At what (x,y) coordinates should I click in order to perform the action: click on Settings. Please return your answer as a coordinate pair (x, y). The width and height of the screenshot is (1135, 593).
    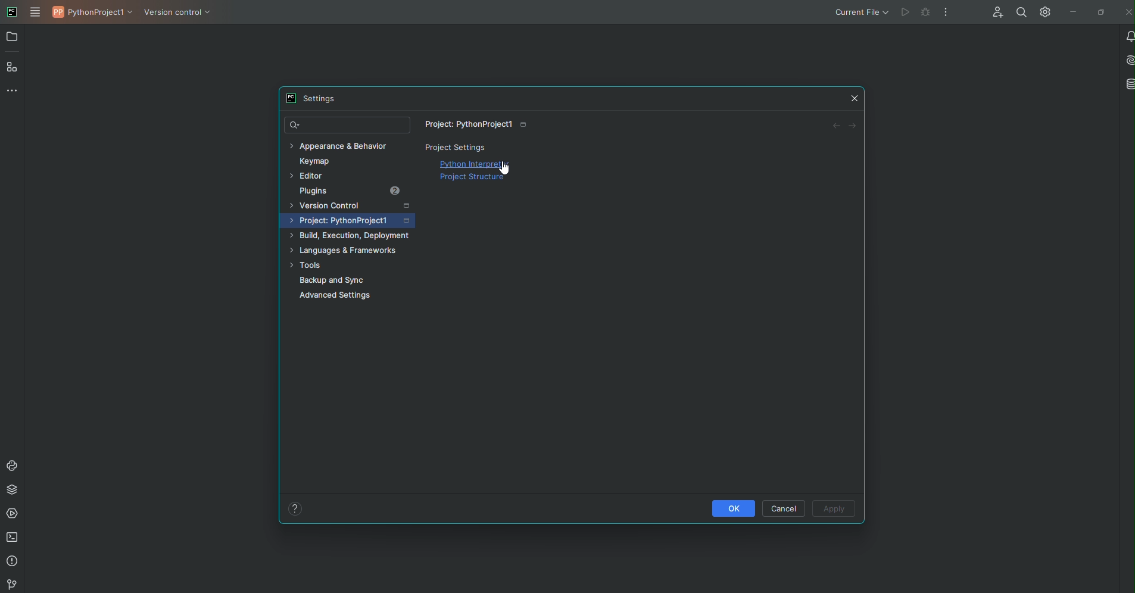
    Looking at the image, I should click on (1044, 13).